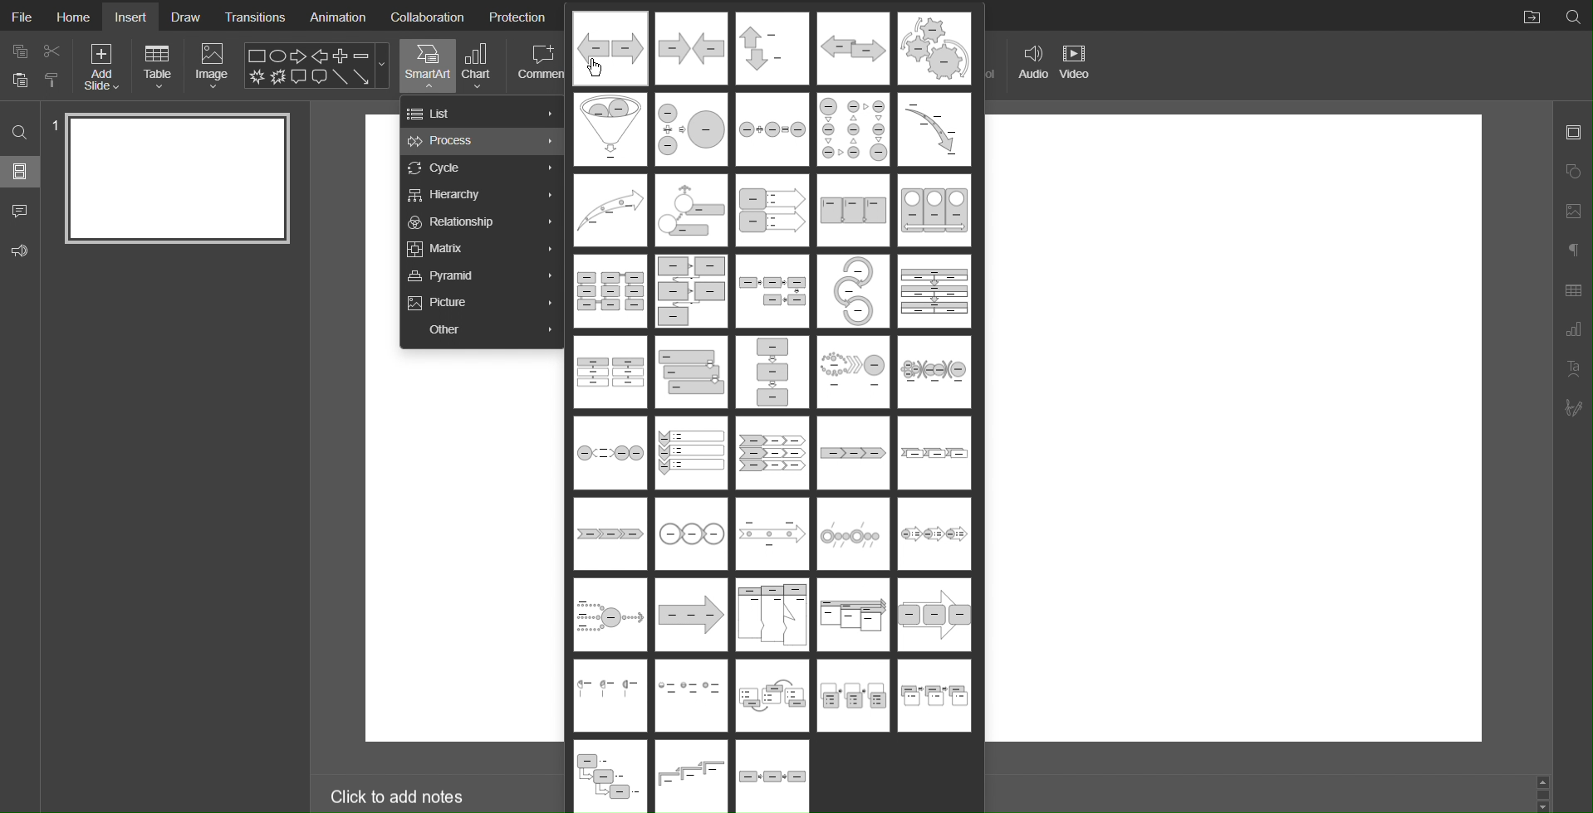 The width and height of the screenshot is (1593, 813). Describe the element at coordinates (177, 179) in the screenshot. I see `Slide 1` at that location.